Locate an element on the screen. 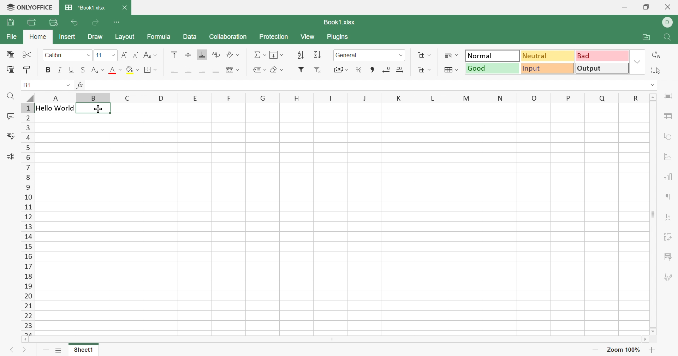 The image size is (678, 356). Align top is located at coordinates (175, 54).